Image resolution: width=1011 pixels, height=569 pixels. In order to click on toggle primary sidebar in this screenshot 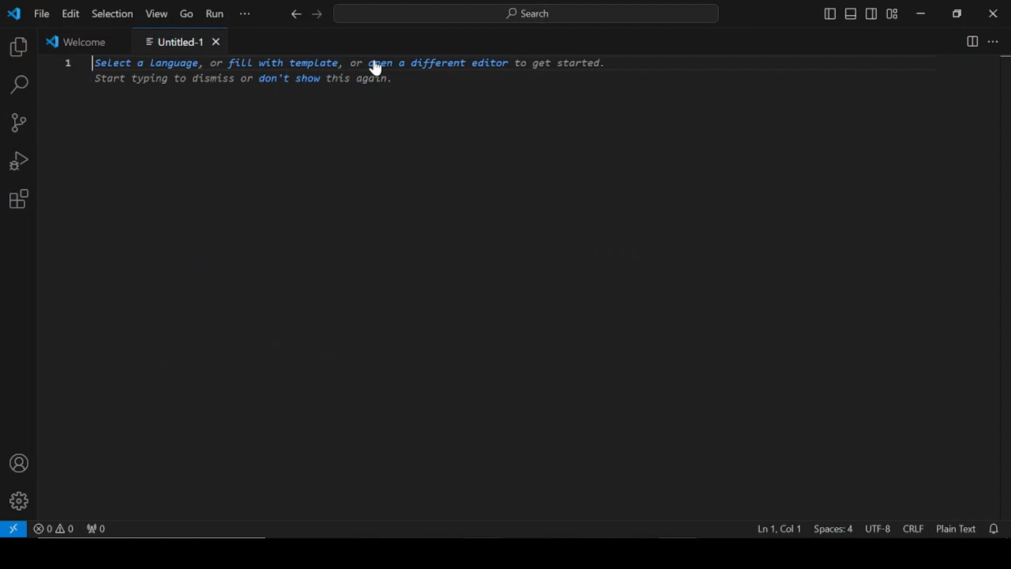, I will do `click(828, 14)`.